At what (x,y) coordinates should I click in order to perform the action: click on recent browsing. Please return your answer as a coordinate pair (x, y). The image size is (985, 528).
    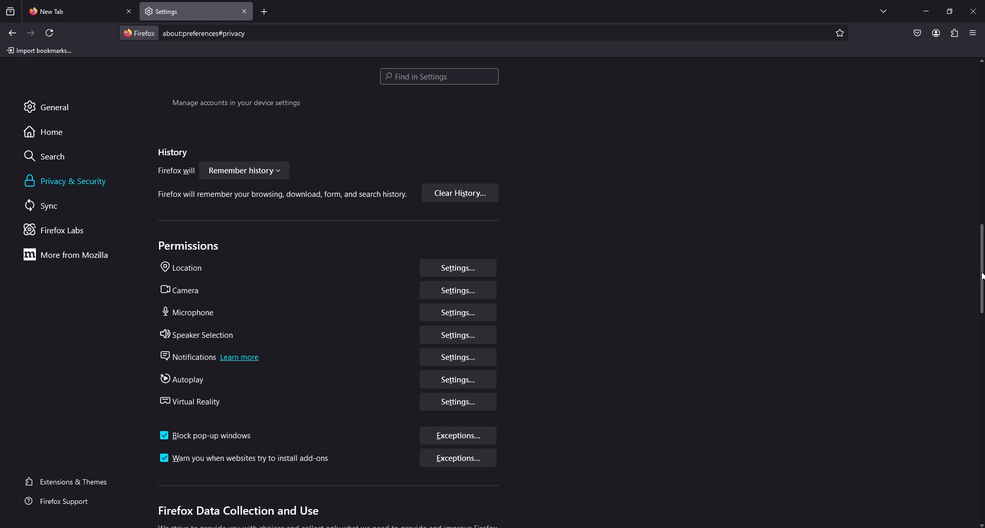
    Looking at the image, I should click on (11, 11).